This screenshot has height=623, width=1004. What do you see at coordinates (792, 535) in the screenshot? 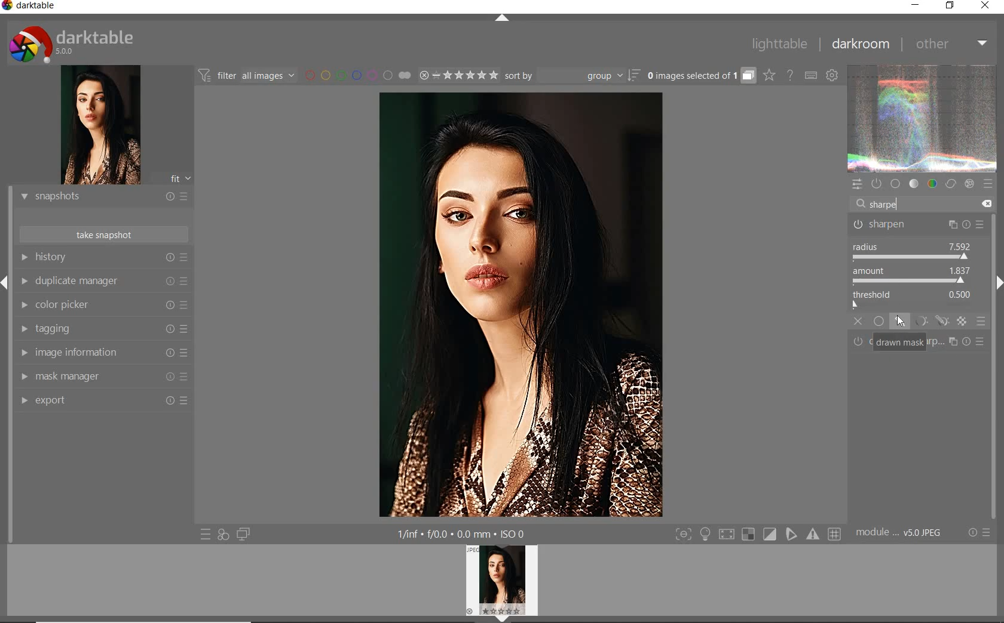
I see `sign` at bounding box center [792, 535].